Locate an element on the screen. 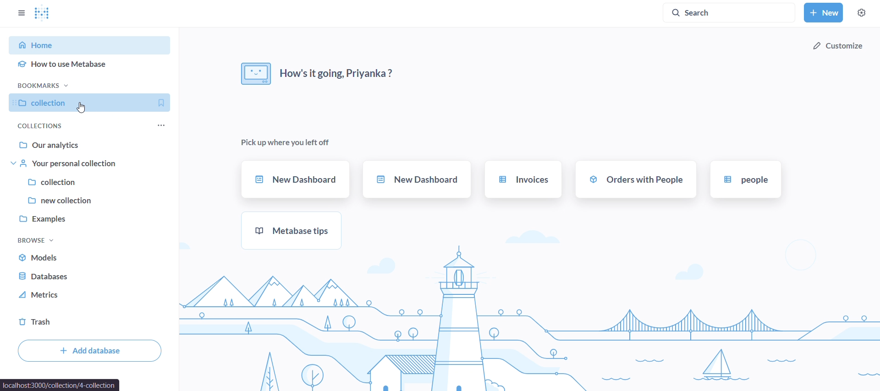  search is located at coordinates (730, 11).